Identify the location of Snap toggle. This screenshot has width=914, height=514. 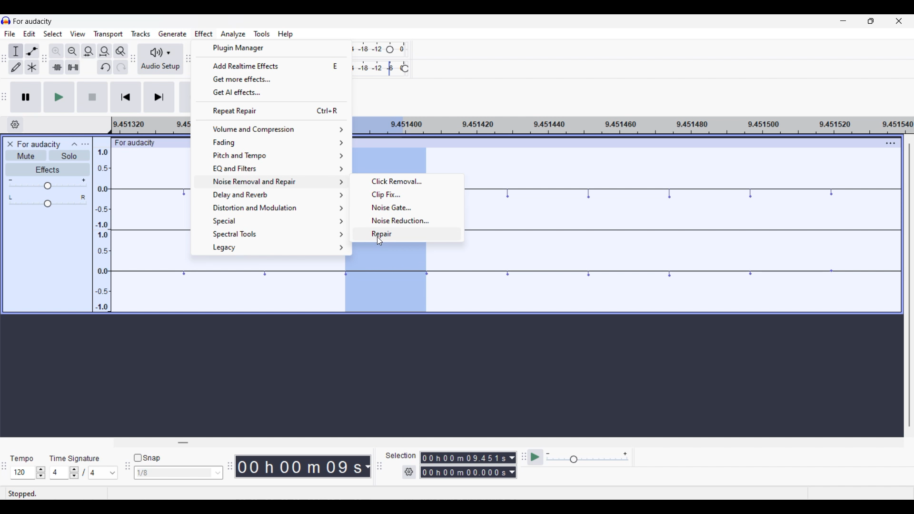
(147, 457).